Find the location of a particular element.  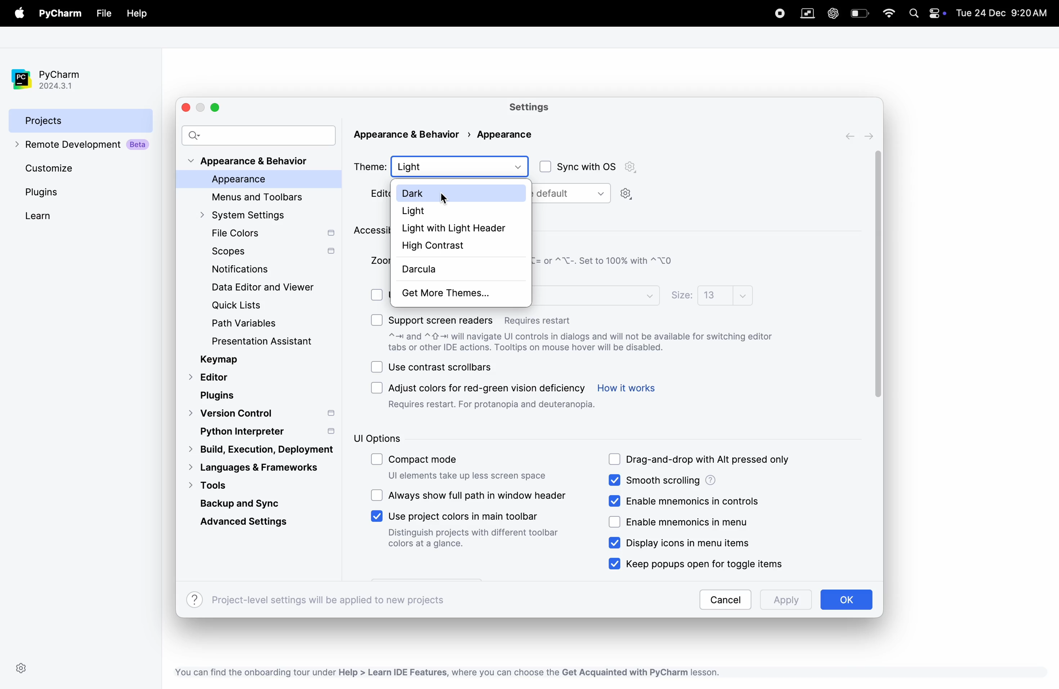

keymap is located at coordinates (221, 360).